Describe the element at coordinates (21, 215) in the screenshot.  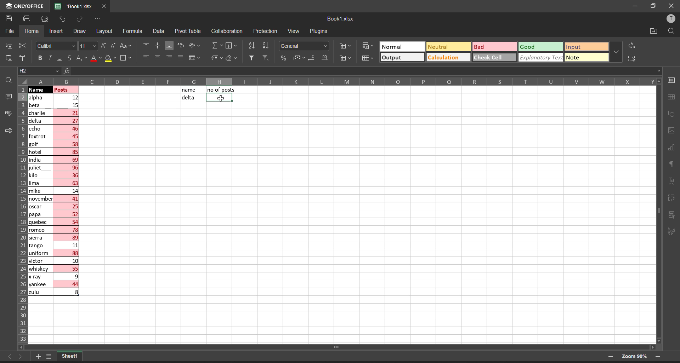
I see `row names` at that location.